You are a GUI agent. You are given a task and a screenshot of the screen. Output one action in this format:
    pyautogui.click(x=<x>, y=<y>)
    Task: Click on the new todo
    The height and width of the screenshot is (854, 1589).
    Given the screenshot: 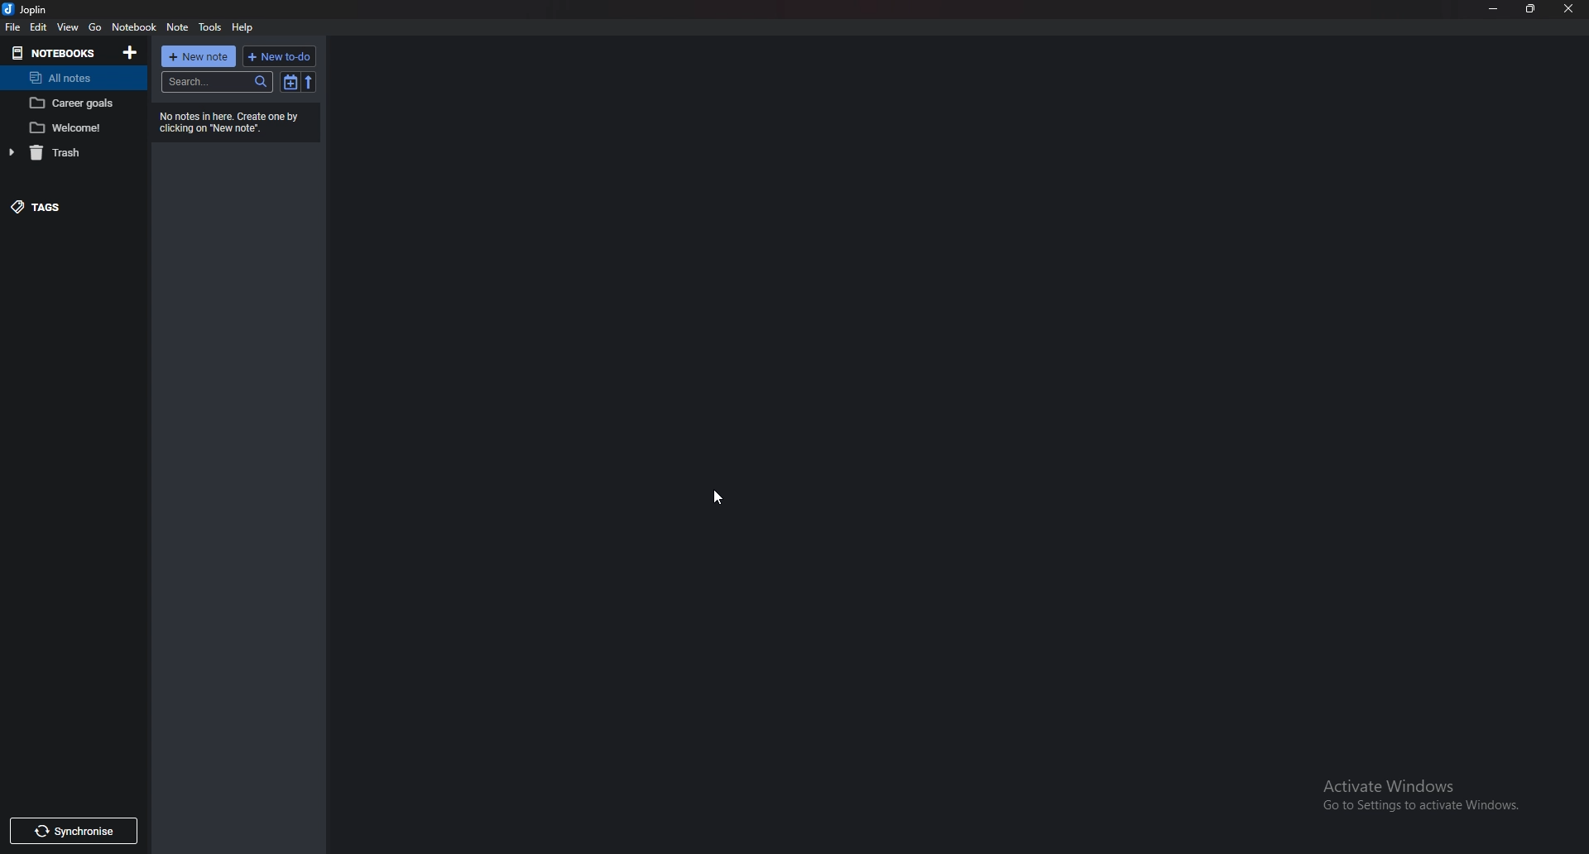 What is the action you would take?
    pyautogui.click(x=280, y=56)
    